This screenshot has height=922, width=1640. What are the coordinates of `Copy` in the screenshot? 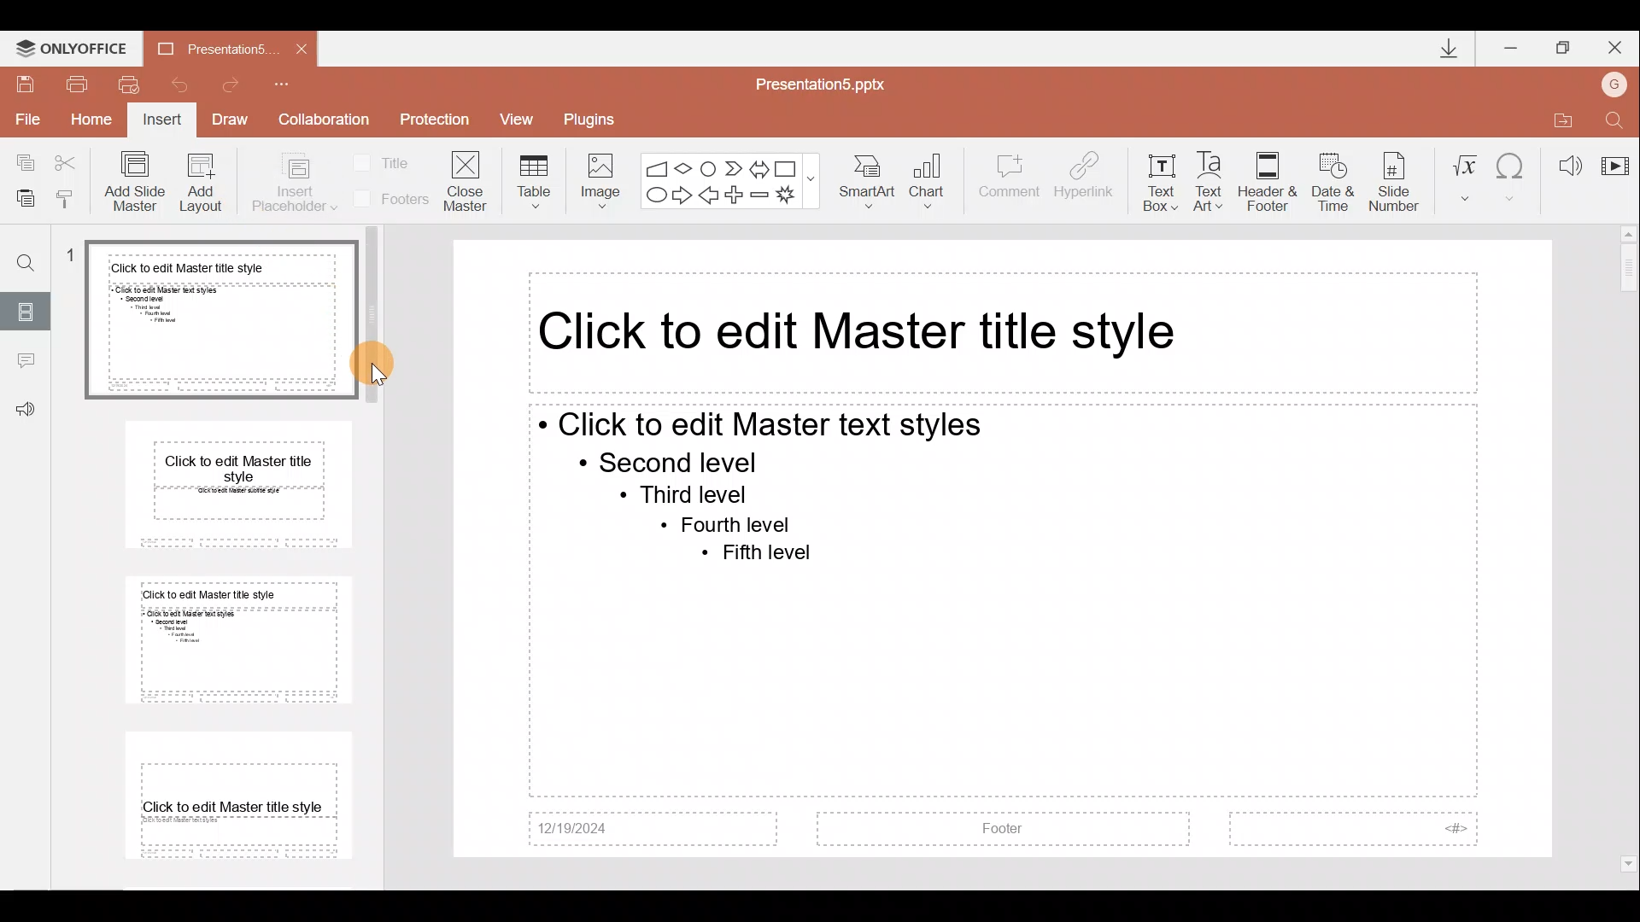 It's located at (19, 162).